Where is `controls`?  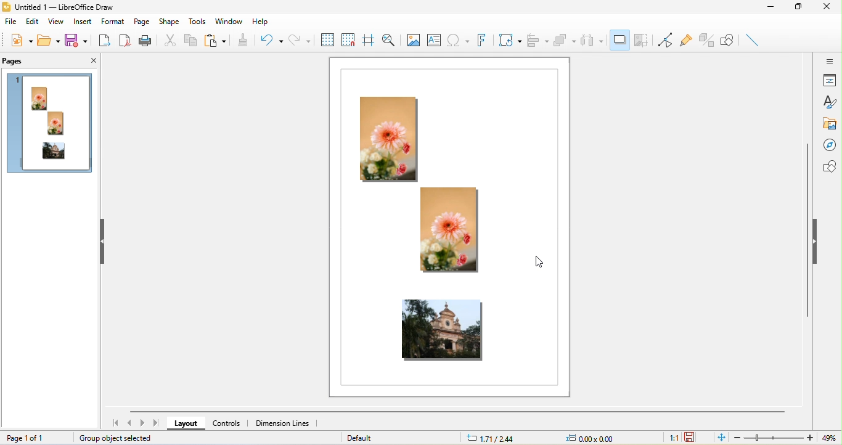
controls is located at coordinates (231, 425).